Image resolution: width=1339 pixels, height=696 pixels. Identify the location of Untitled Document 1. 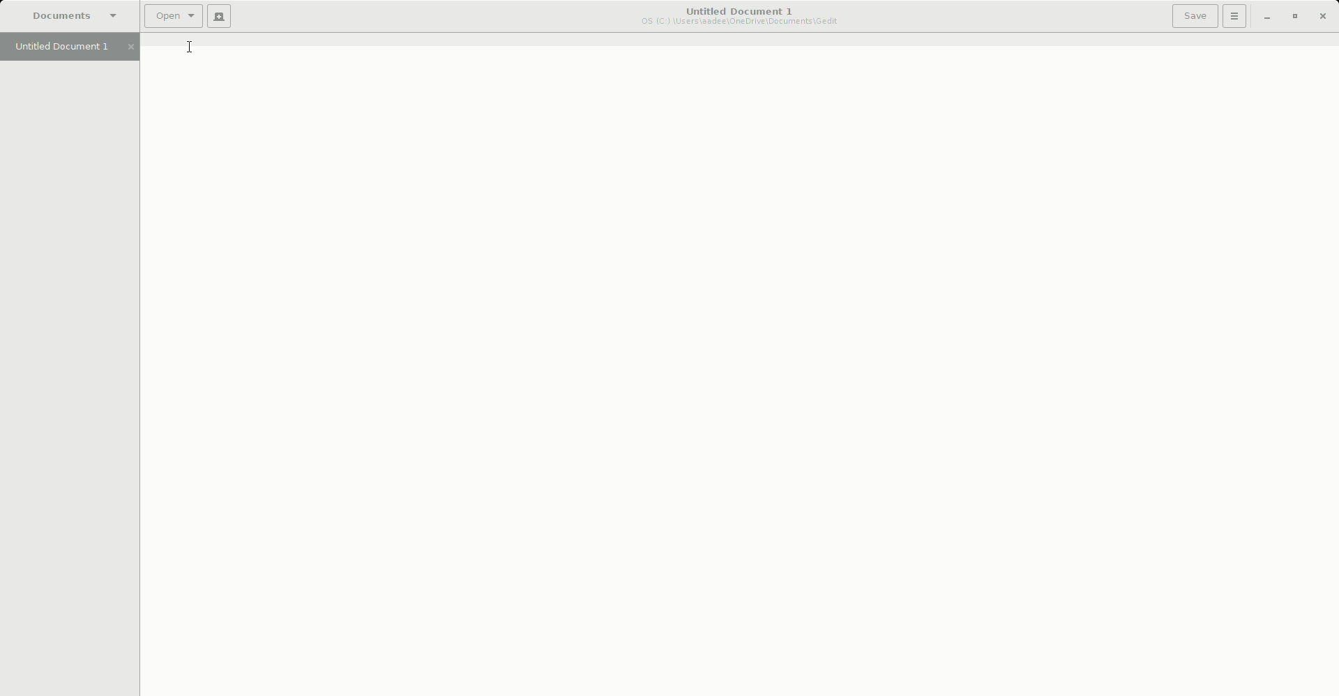
(72, 47).